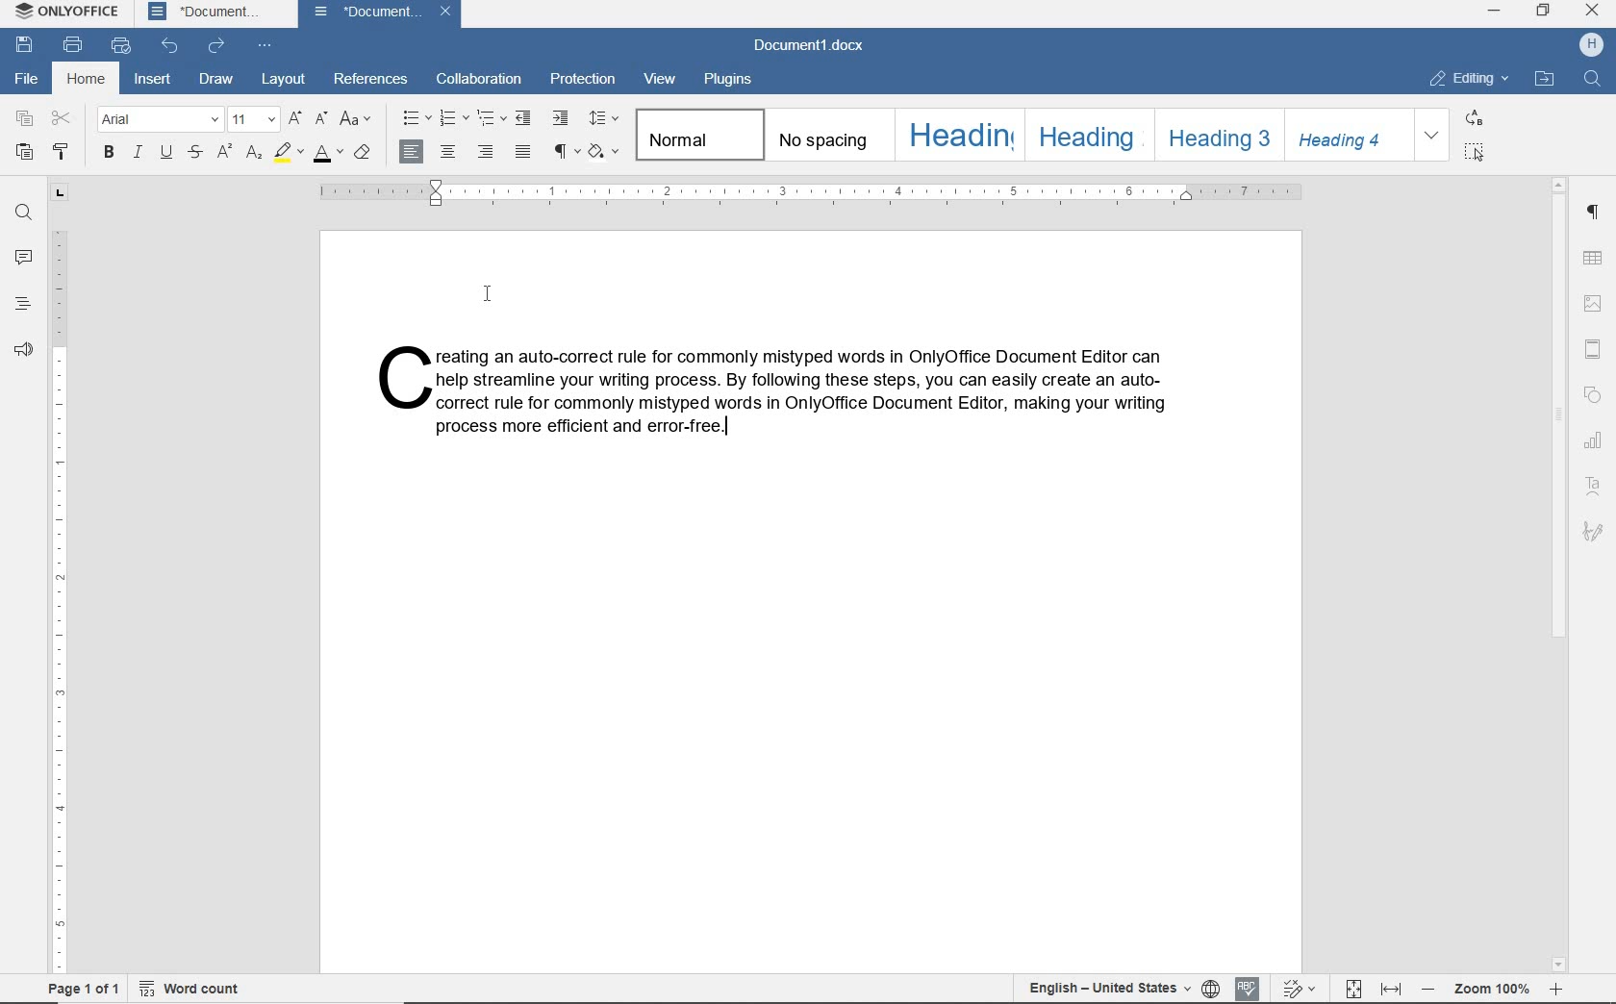 The image size is (1616, 1004). I want to click on FIT TO PAGE, so click(1354, 989).